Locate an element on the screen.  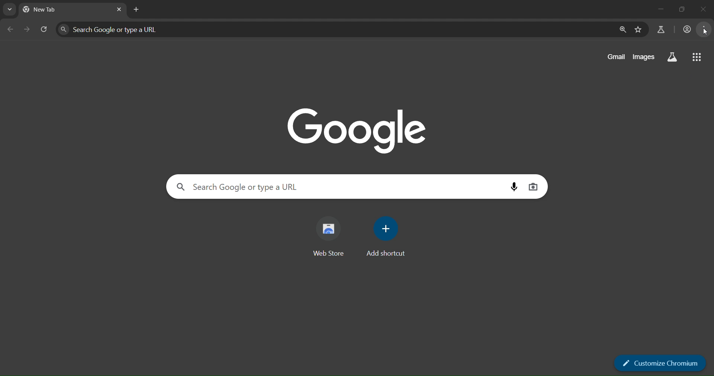
new tab is located at coordinates (50, 9).